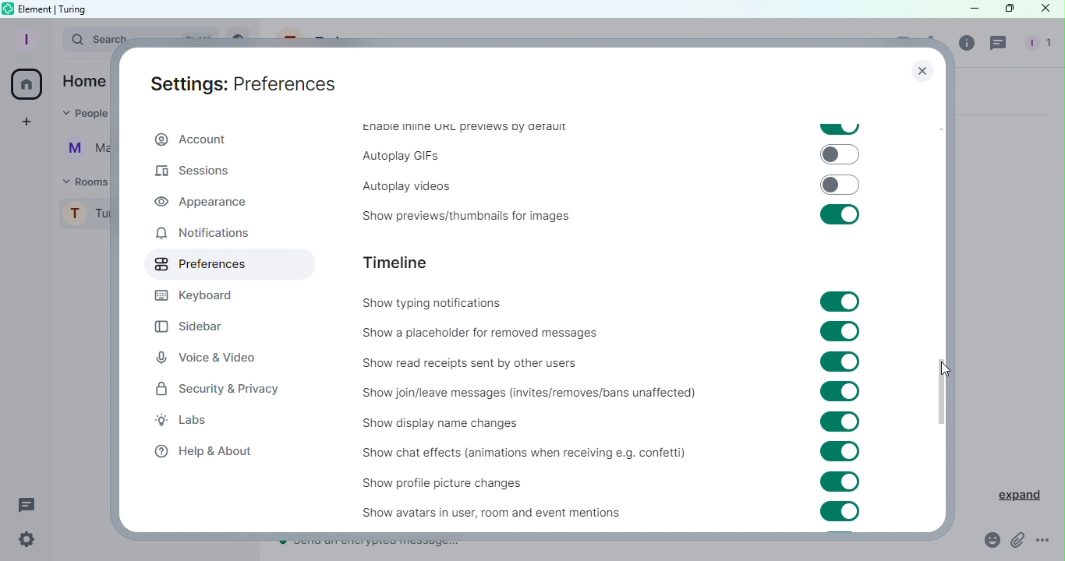 This screenshot has height=561, width=1065. What do you see at coordinates (1006, 9) in the screenshot?
I see `Maximize` at bounding box center [1006, 9].